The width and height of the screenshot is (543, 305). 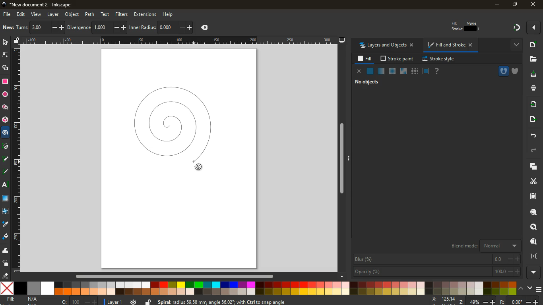 What do you see at coordinates (344, 160) in the screenshot?
I see `` at bounding box center [344, 160].